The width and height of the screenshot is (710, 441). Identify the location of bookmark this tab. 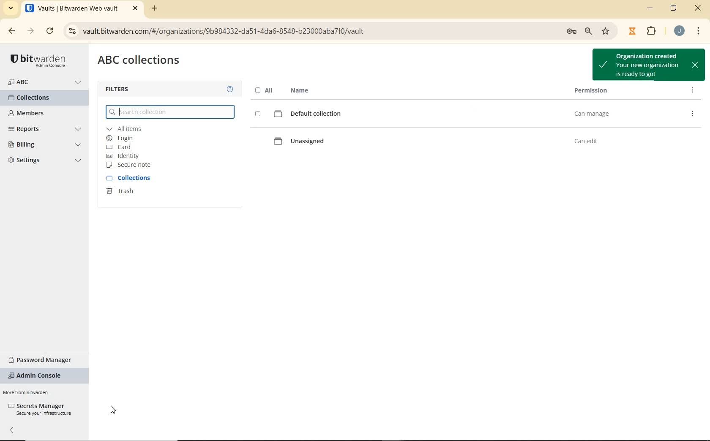
(607, 30).